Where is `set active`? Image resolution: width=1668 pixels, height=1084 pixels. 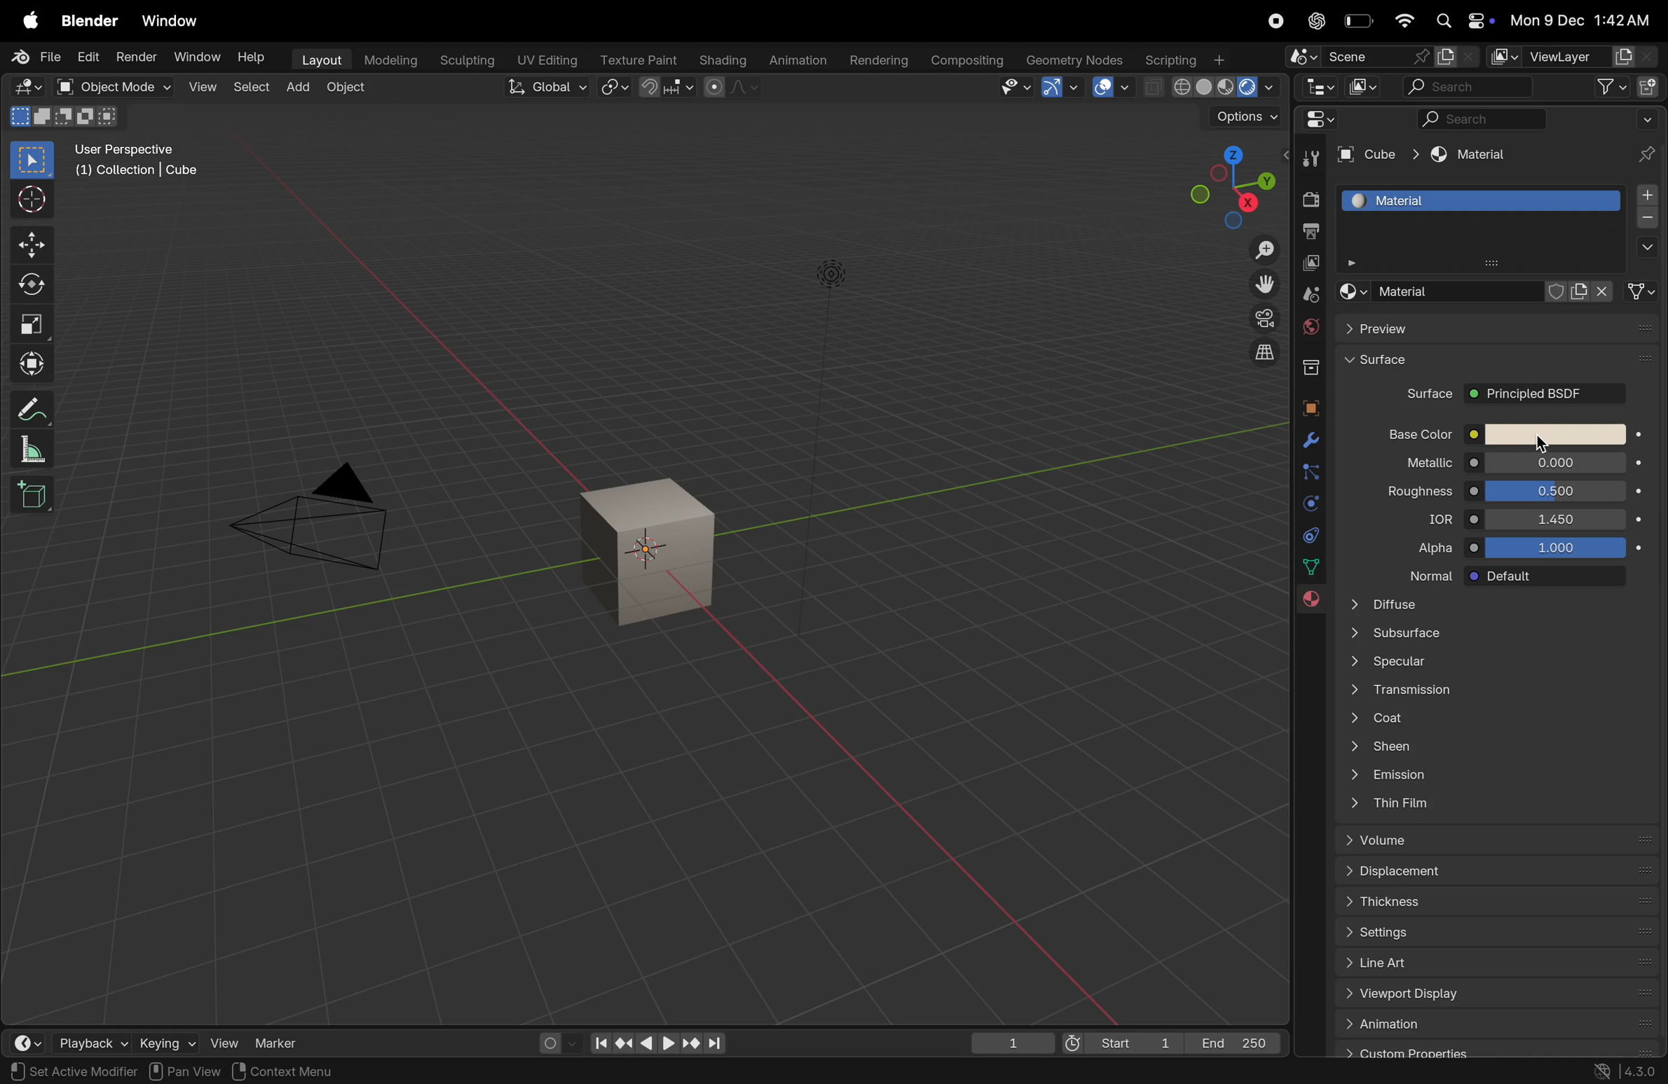
set active is located at coordinates (43, 1070).